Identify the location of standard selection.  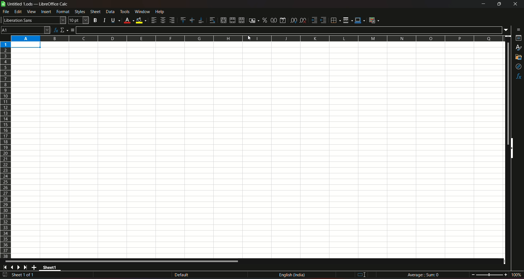
(361, 275).